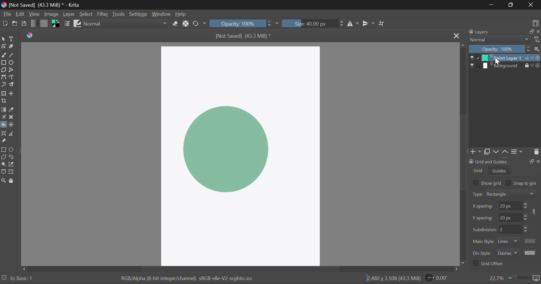 The width and height of the screenshot is (541, 284). Describe the element at coordinates (504, 40) in the screenshot. I see `Blending Modes` at that location.